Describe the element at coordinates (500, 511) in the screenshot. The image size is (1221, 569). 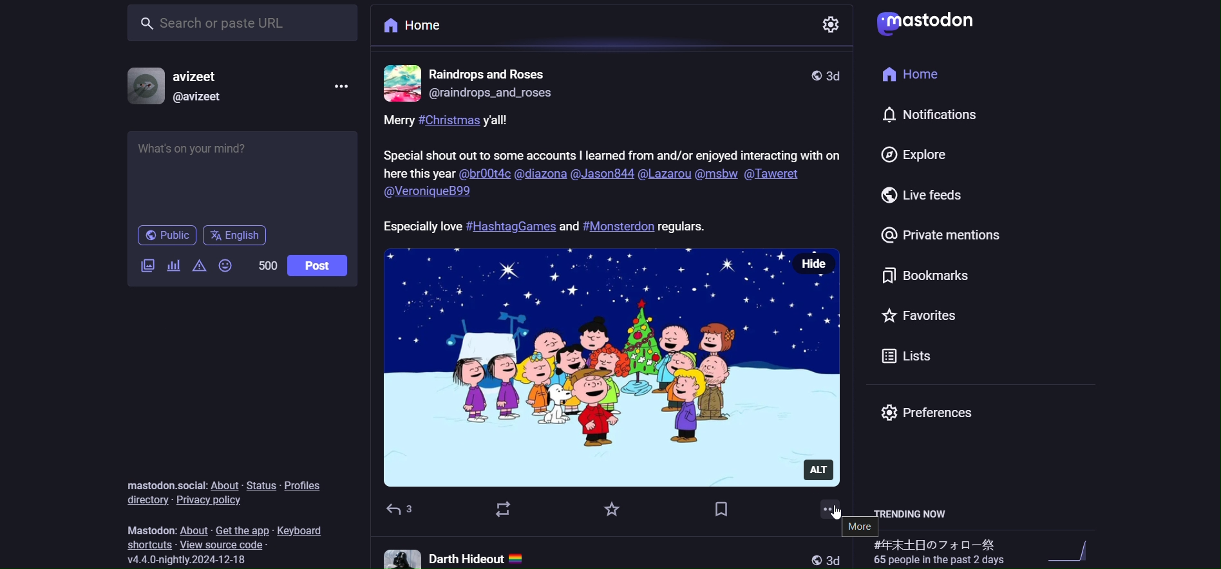
I see `boost` at that location.